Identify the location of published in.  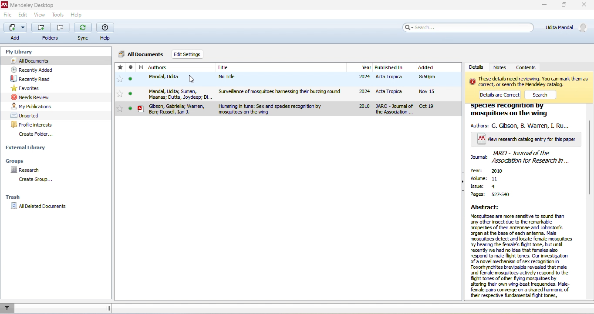
(395, 67).